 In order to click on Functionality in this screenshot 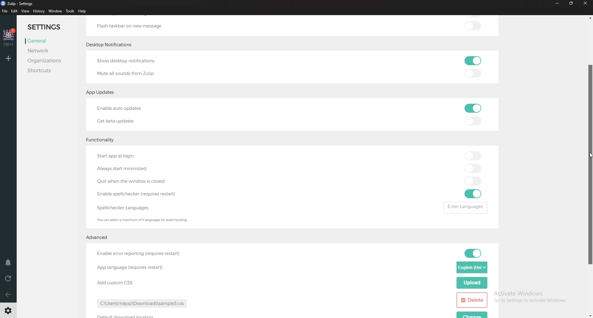, I will do `click(103, 138)`.